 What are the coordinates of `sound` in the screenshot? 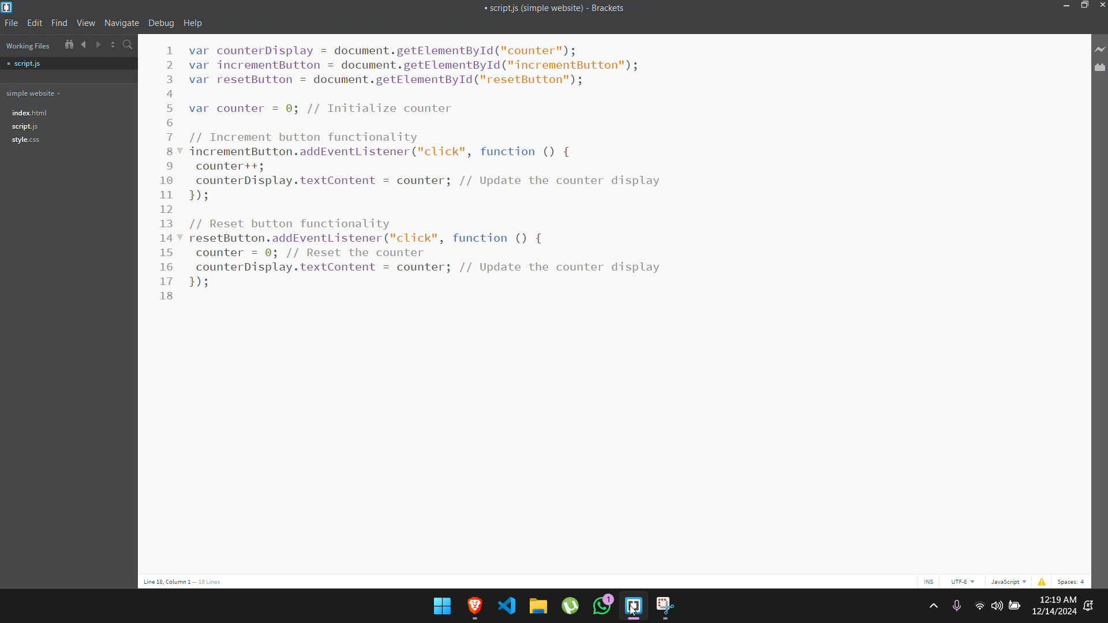 It's located at (997, 605).